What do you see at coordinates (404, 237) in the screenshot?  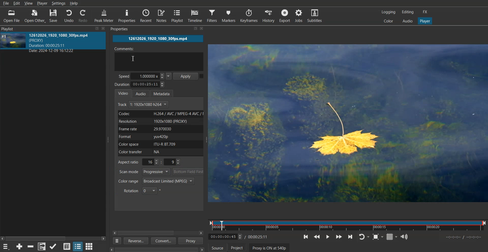 I see `Show the volume control` at bounding box center [404, 237].